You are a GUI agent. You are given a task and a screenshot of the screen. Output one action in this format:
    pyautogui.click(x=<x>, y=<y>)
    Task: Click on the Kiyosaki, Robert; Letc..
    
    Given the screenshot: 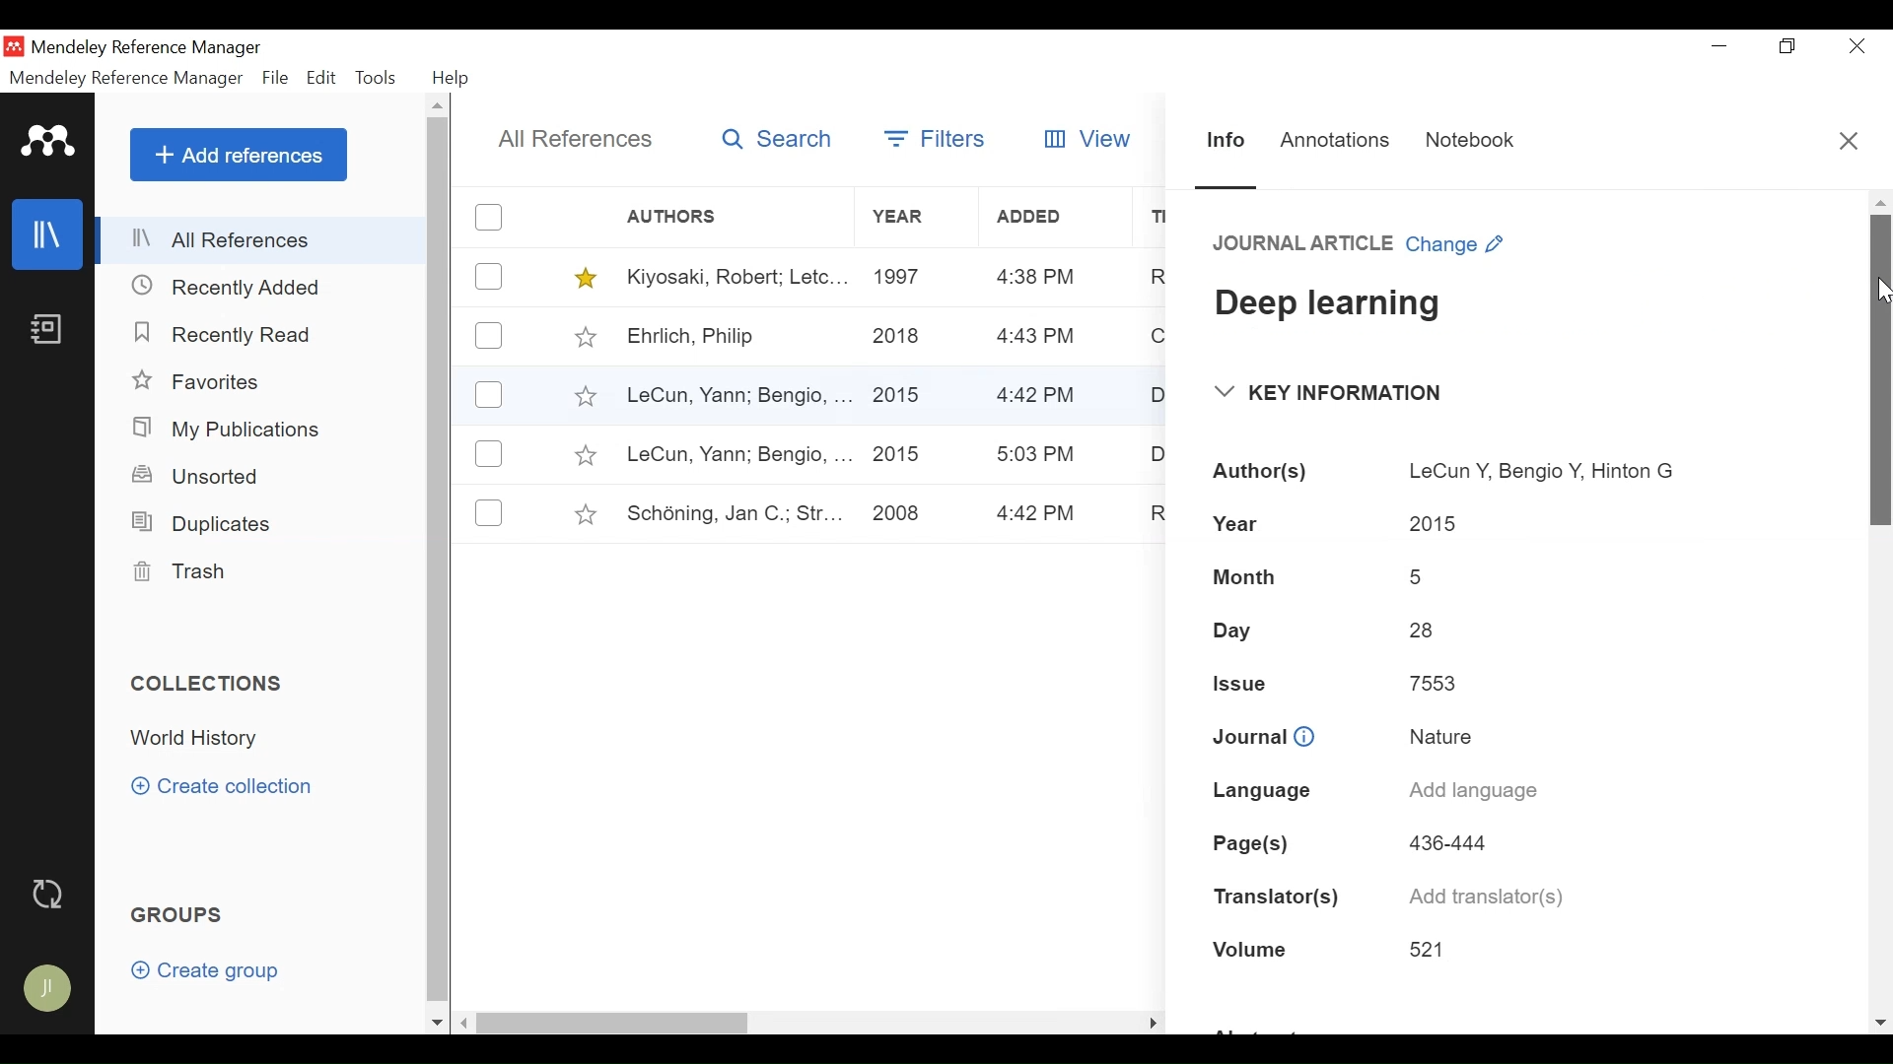 What is the action you would take?
    pyautogui.click(x=738, y=275)
    